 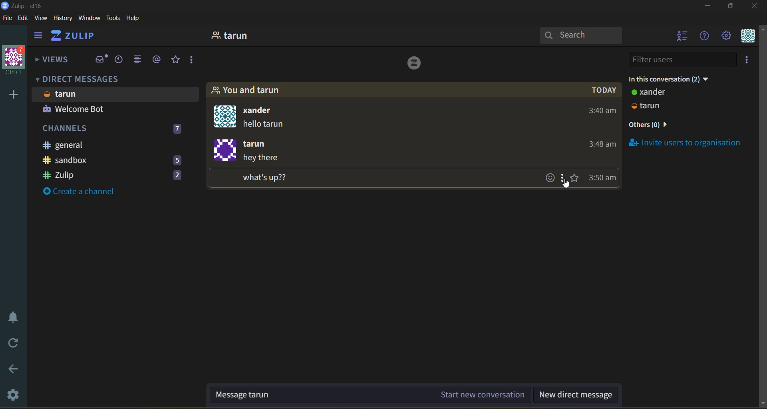 I want to click on invite users to organisation, so click(x=686, y=143).